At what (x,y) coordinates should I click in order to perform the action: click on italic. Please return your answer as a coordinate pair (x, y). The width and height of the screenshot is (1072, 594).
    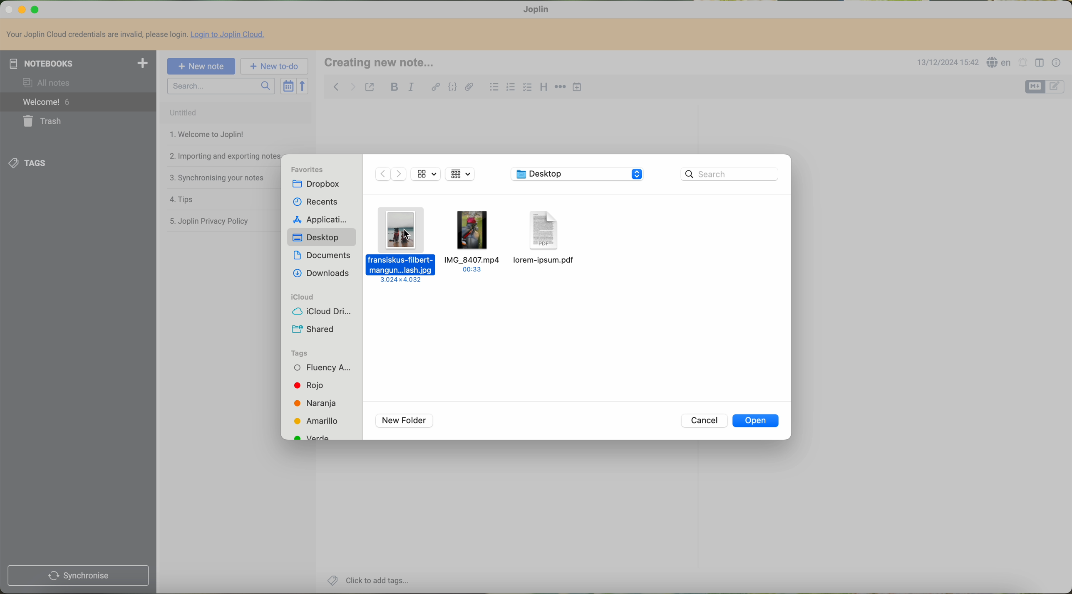
    Looking at the image, I should click on (411, 87).